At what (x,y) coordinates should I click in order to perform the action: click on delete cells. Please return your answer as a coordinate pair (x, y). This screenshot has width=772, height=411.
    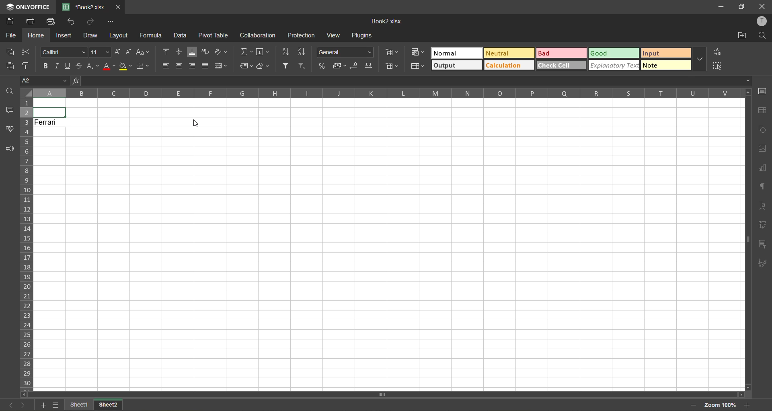
    Looking at the image, I should click on (392, 67).